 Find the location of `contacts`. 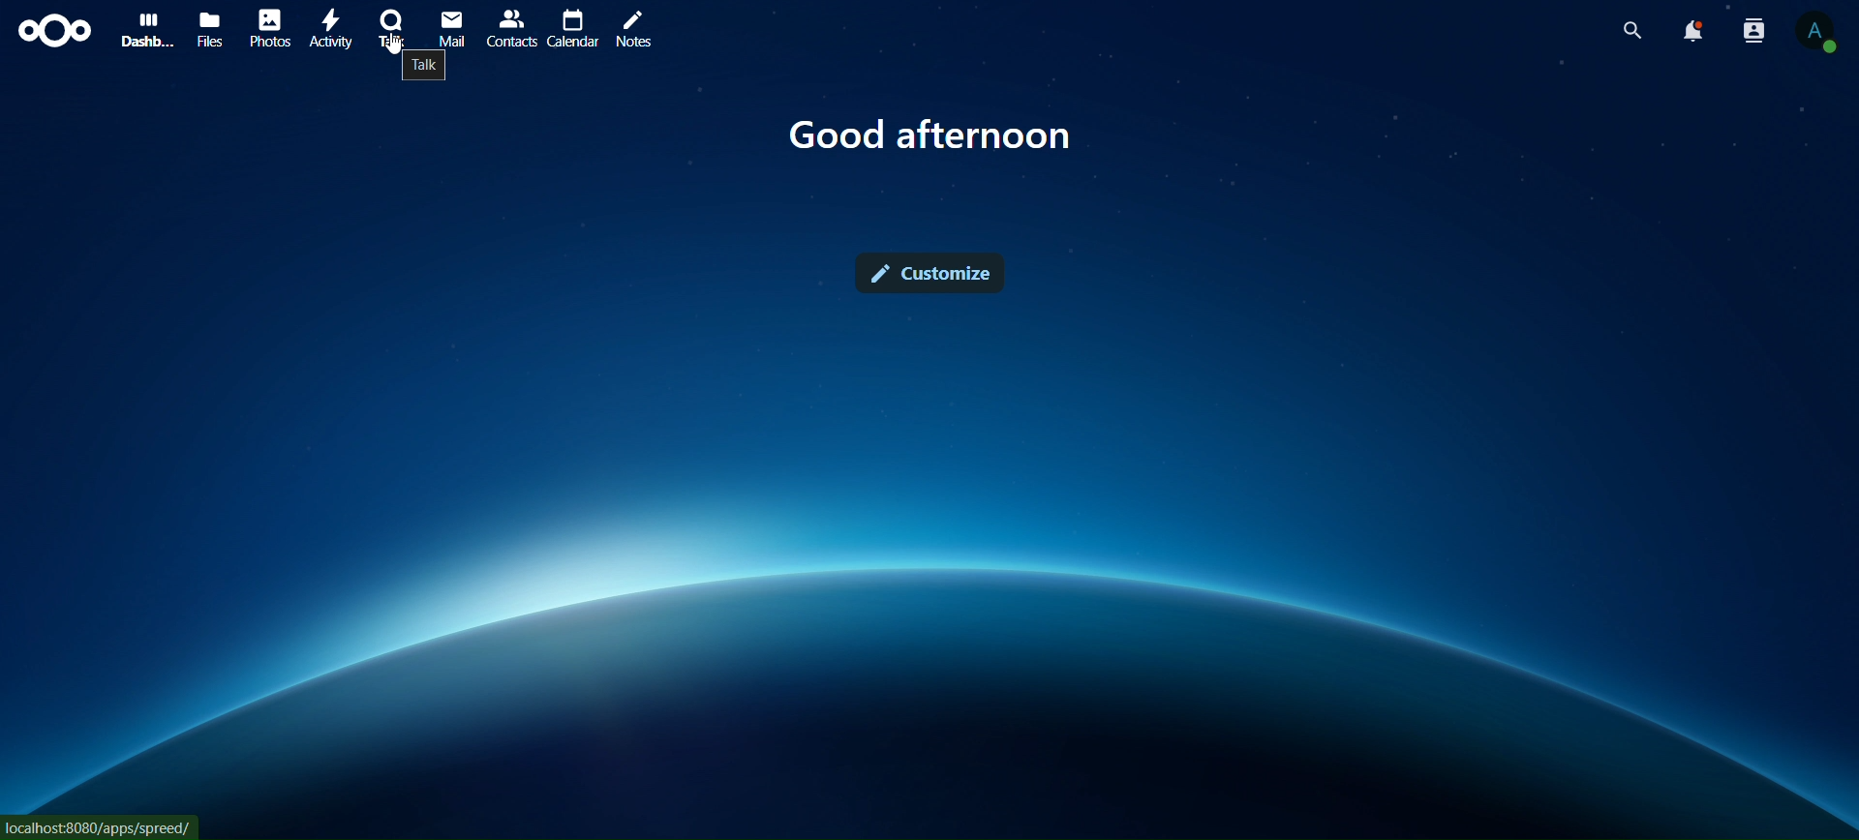

contacts is located at coordinates (512, 28).